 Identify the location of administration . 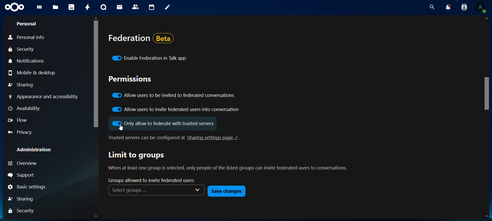
(36, 150).